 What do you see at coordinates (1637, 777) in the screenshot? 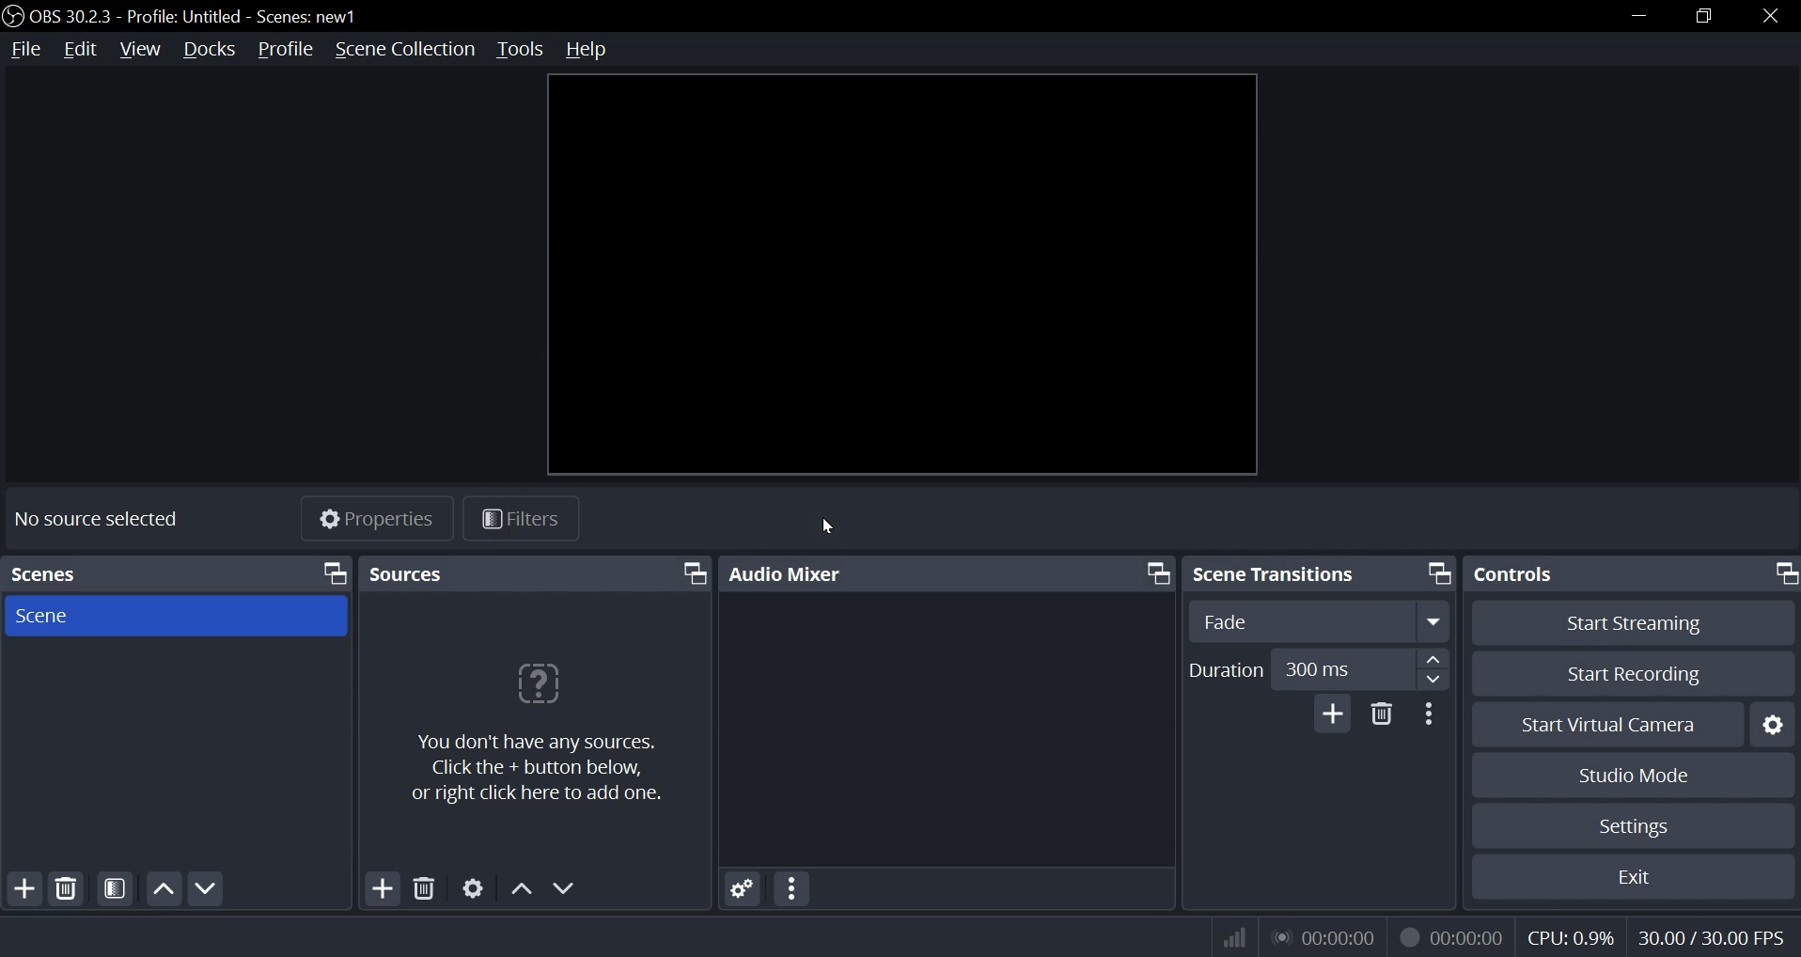
I see `studio mode` at bounding box center [1637, 777].